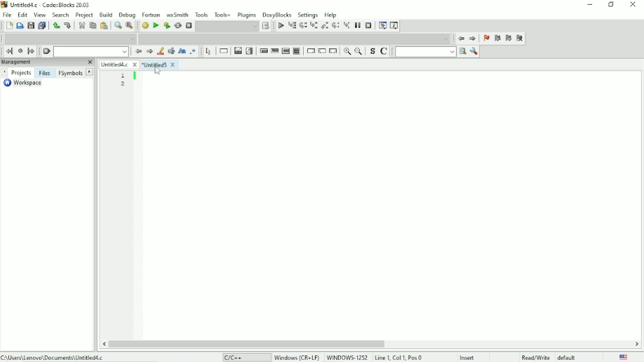 This screenshot has height=362, width=644. Describe the element at coordinates (277, 14) in the screenshot. I see `DoxyBlocks` at that location.